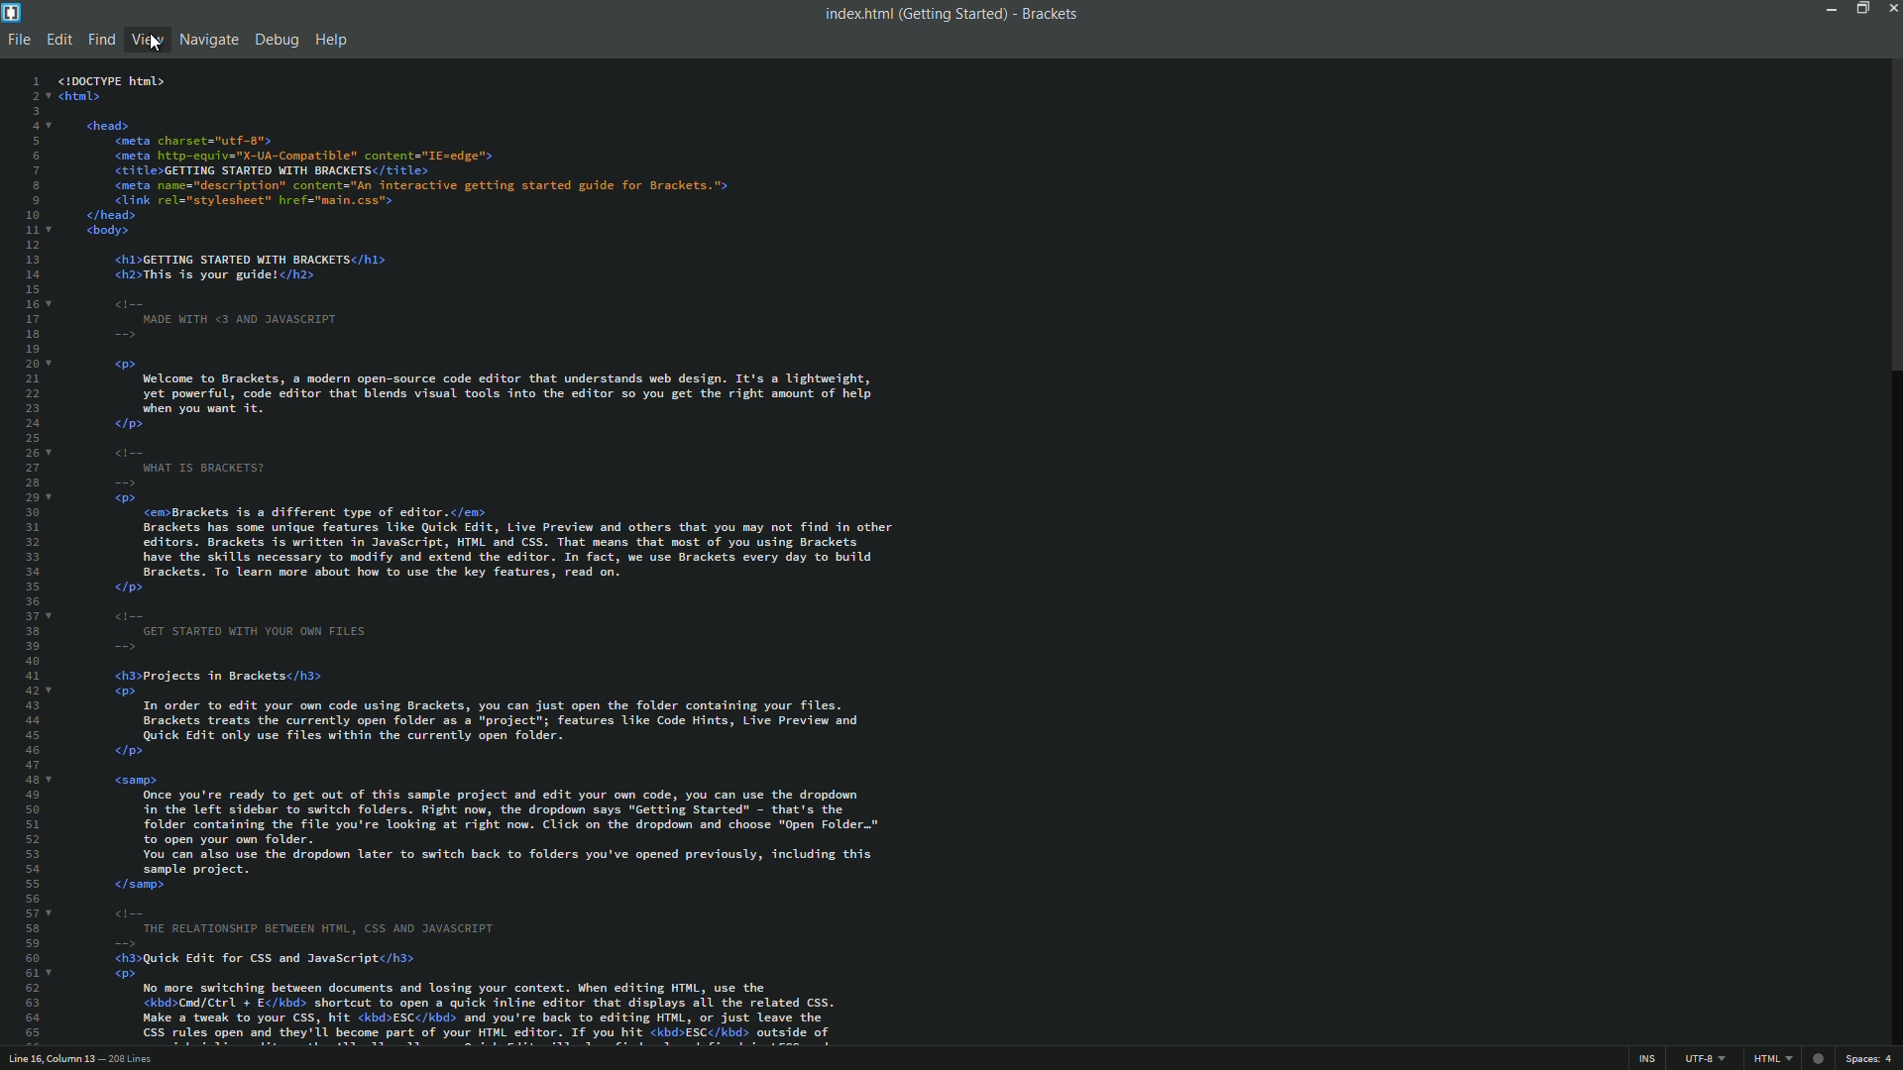  Describe the element at coordinates (1871, 1060) in the screenshot. I see `spaces` at that location.